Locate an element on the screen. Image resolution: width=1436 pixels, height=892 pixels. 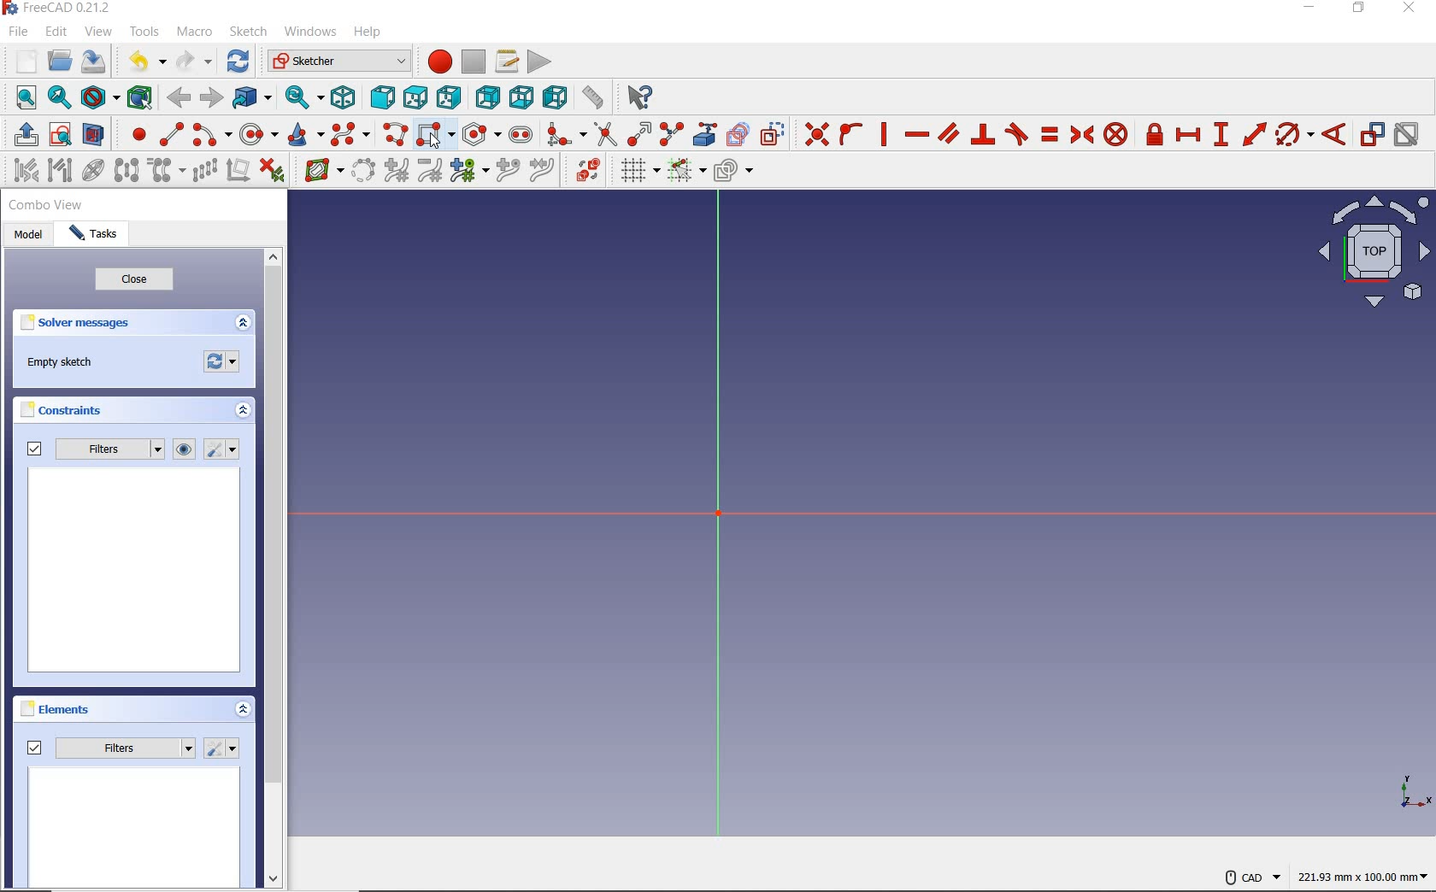
constrain vertical distance is located at coordinates (1223, 136).